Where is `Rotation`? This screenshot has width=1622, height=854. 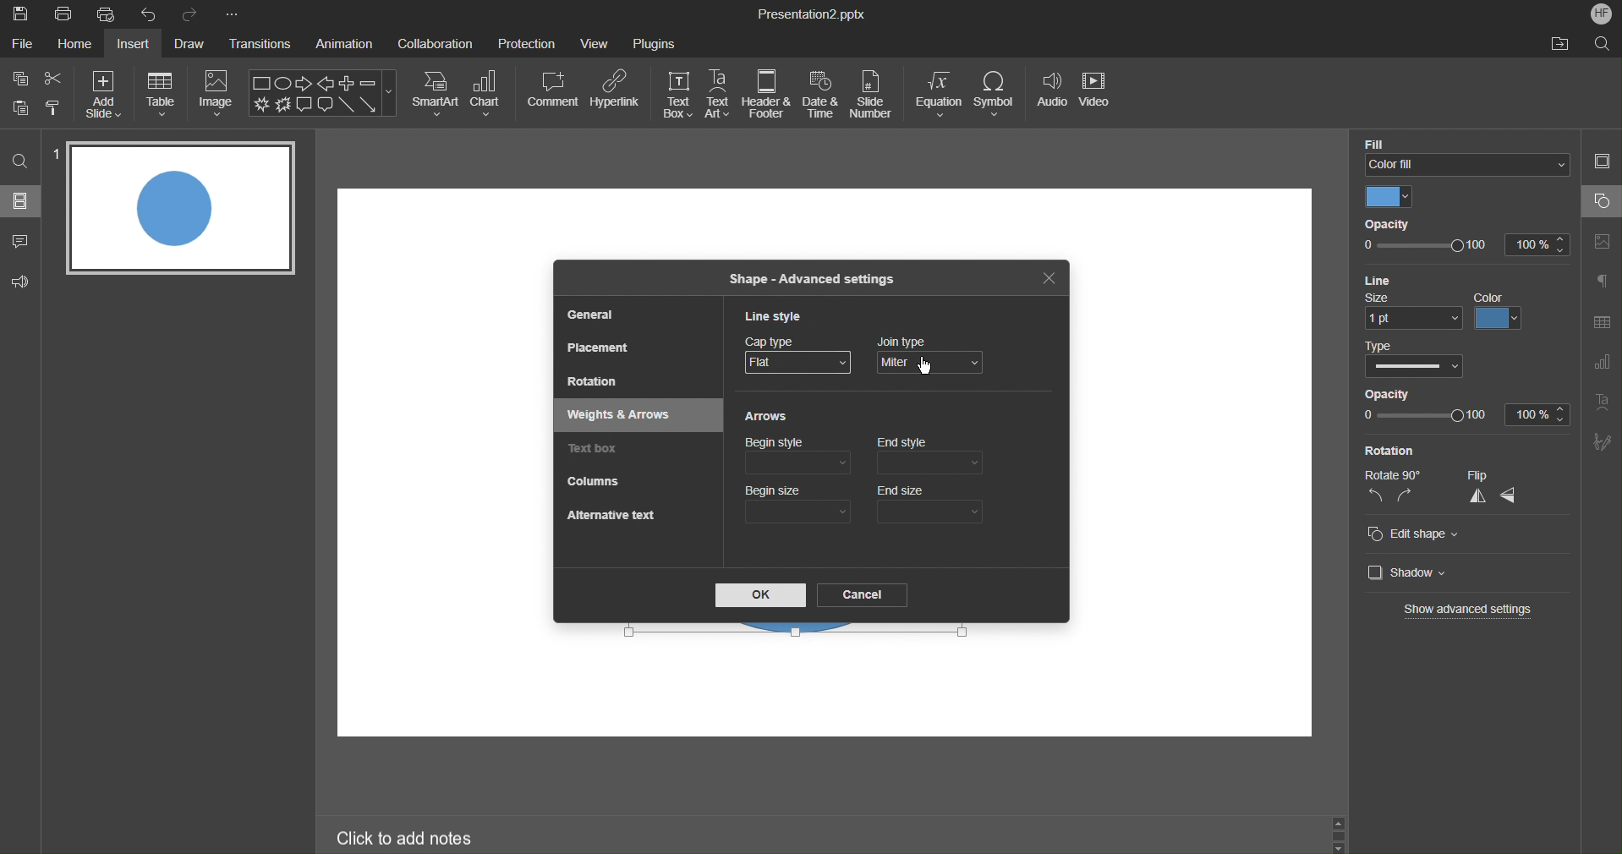 Rotation is located at coordinates (1389, 450).